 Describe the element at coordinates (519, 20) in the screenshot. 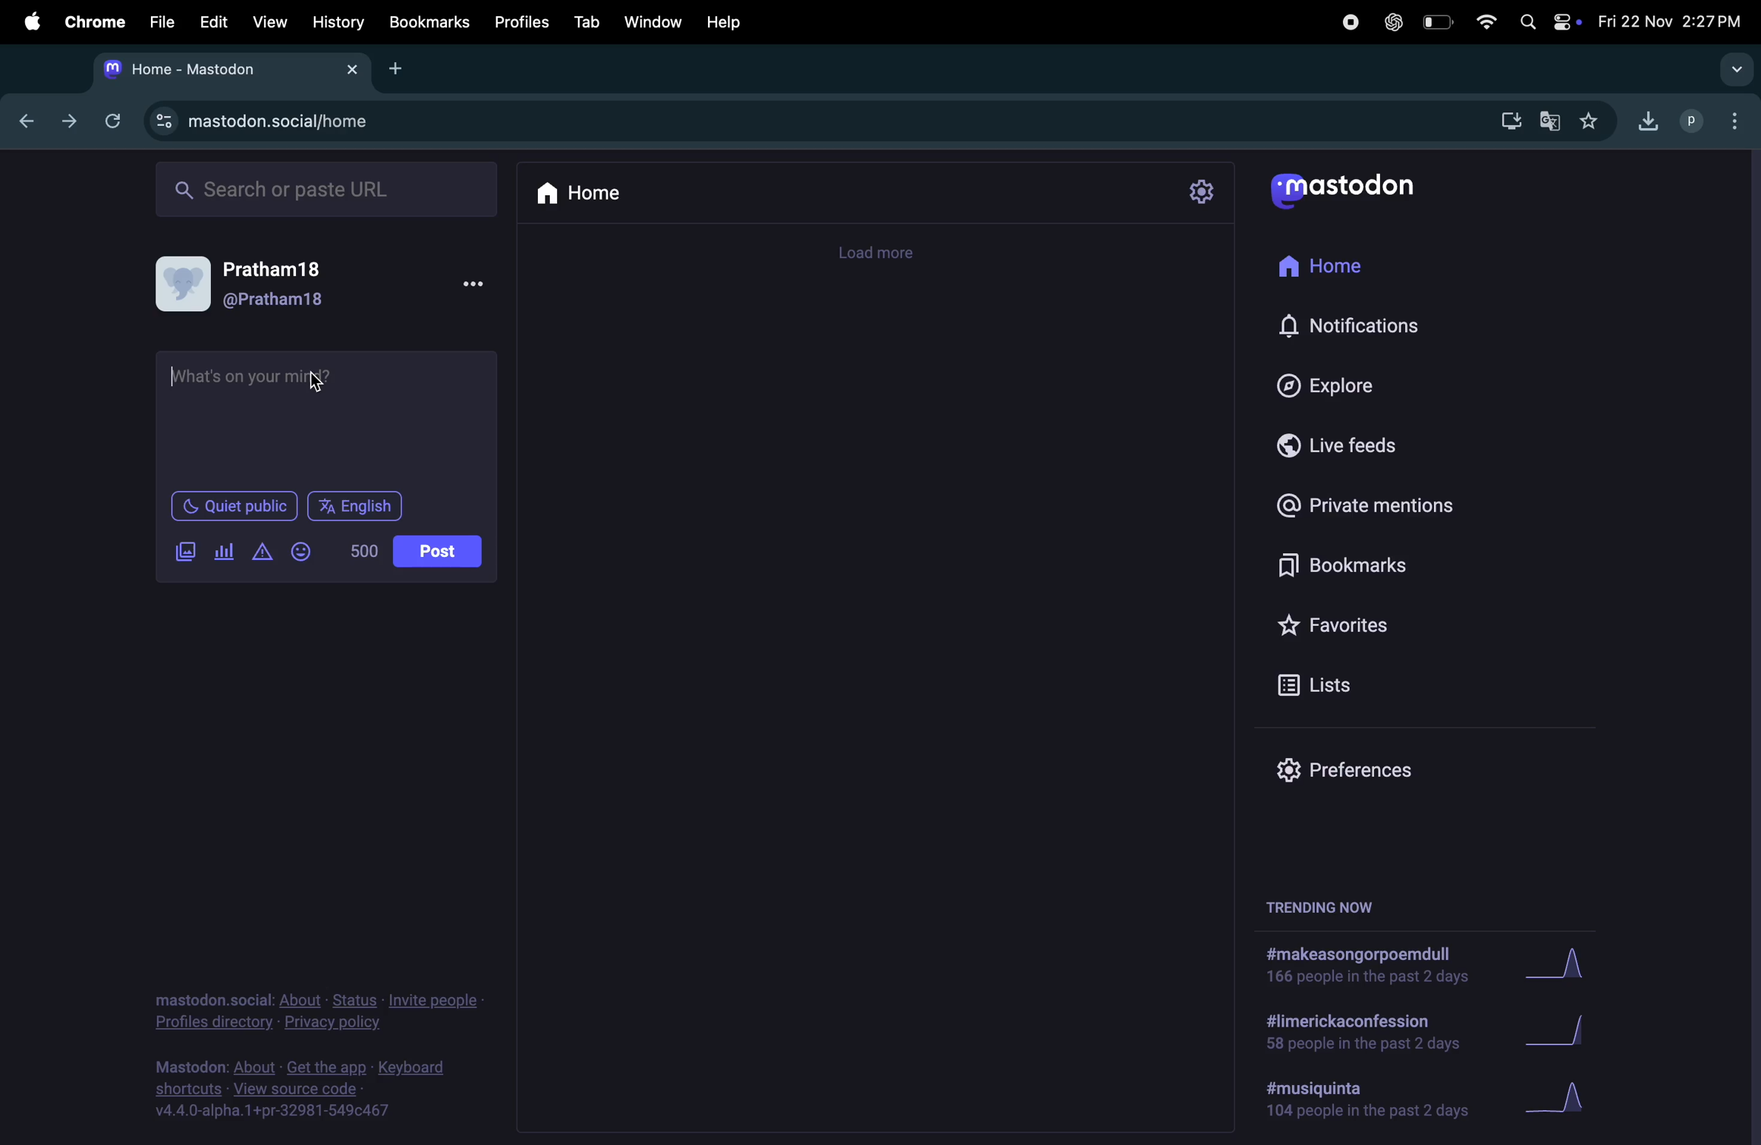

I see `profiles` at that location.